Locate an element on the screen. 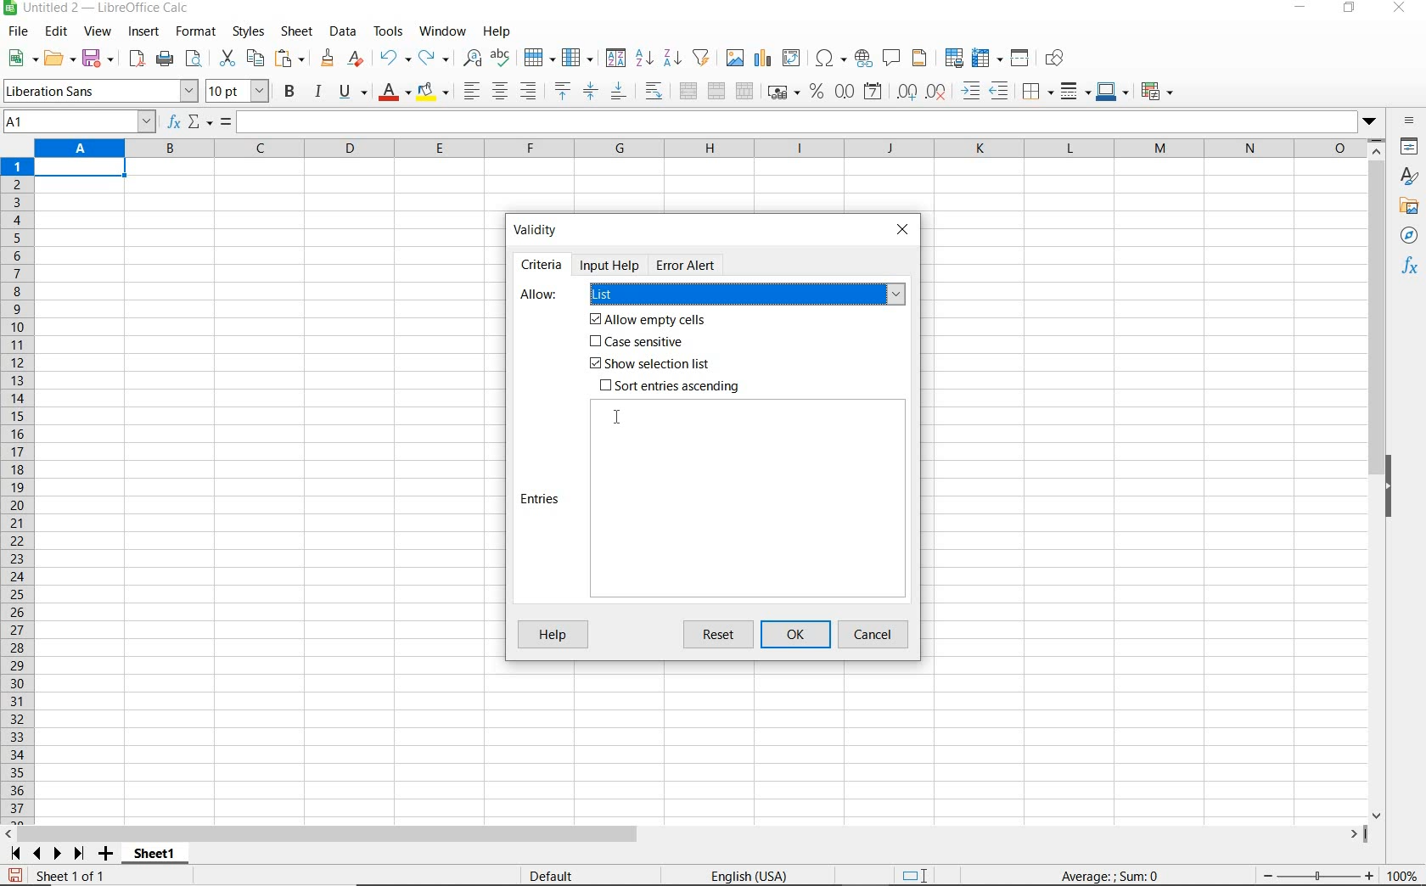 This screenshot has height=886, width=1426. insert or edit pivot table is located at coordinates (793, 59).